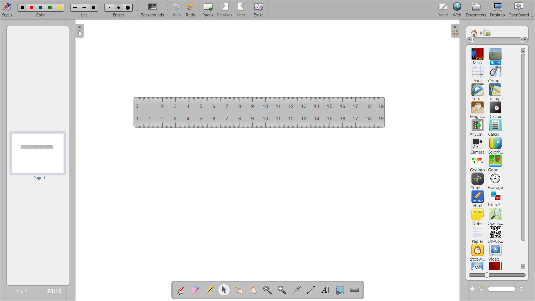  Describe the element at coordinates (110, 8) in the screenshot. I see `eraser 1` at that location.